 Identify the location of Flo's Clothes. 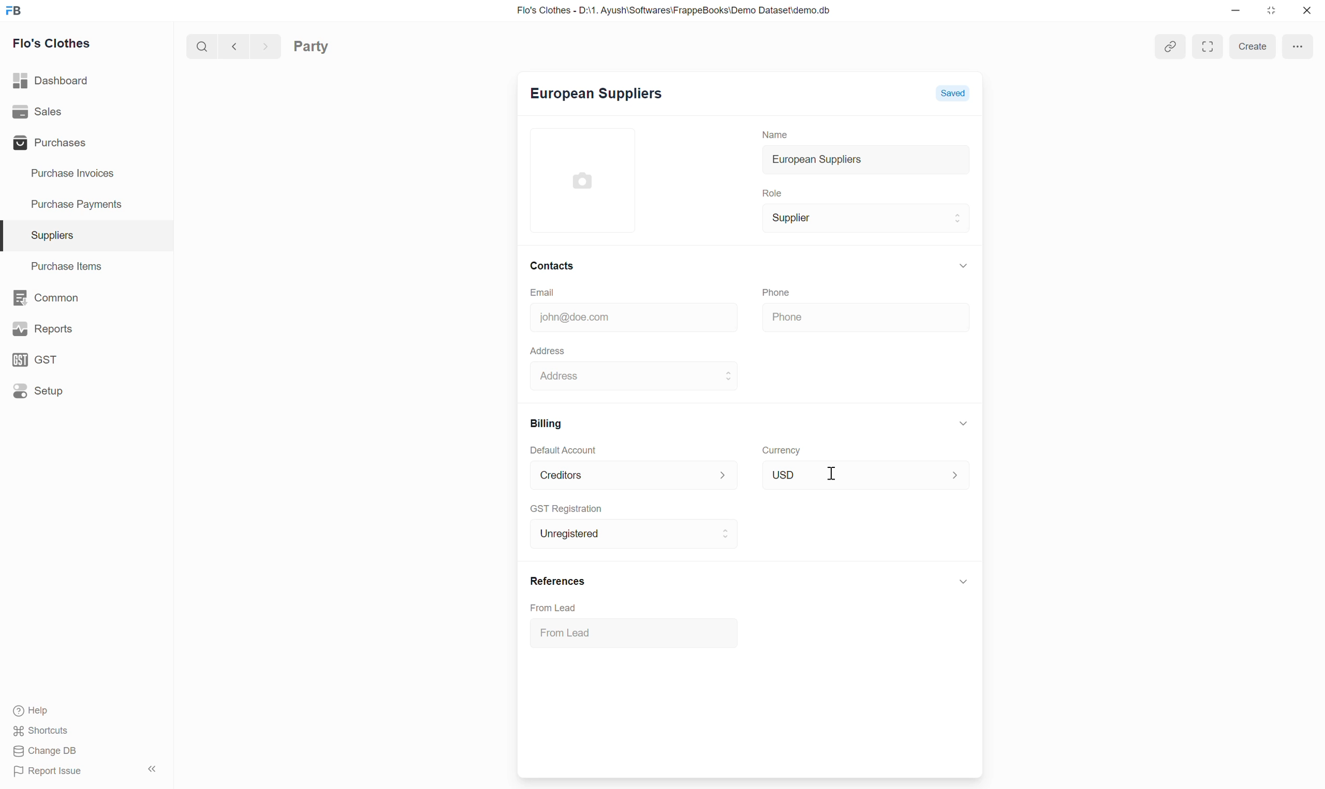
(50, 43).